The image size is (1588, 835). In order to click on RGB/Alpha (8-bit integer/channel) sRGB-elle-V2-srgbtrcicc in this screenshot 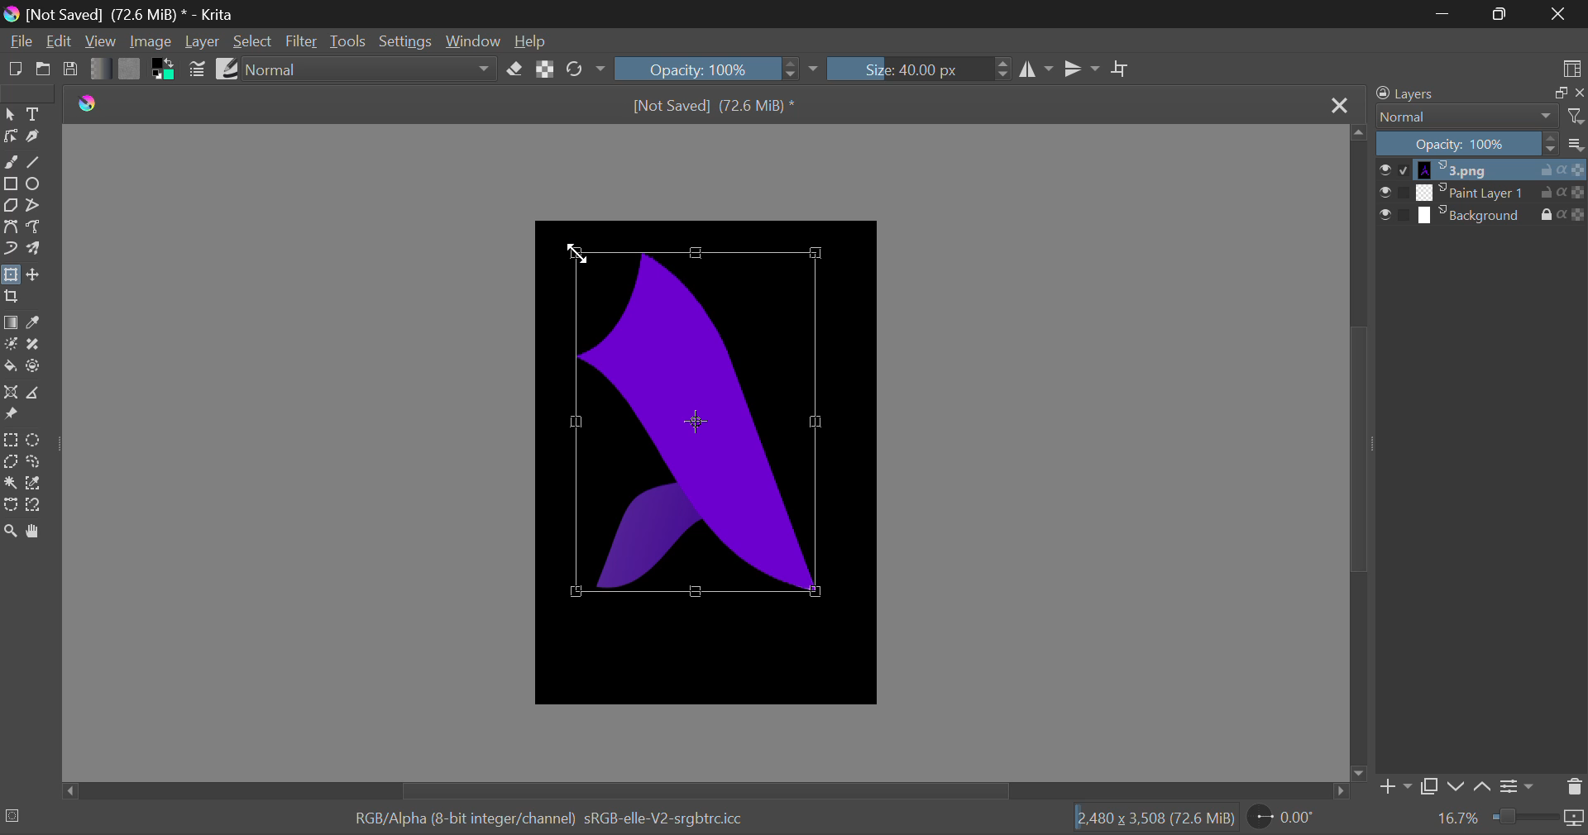, I will do `click(551, 819)`.